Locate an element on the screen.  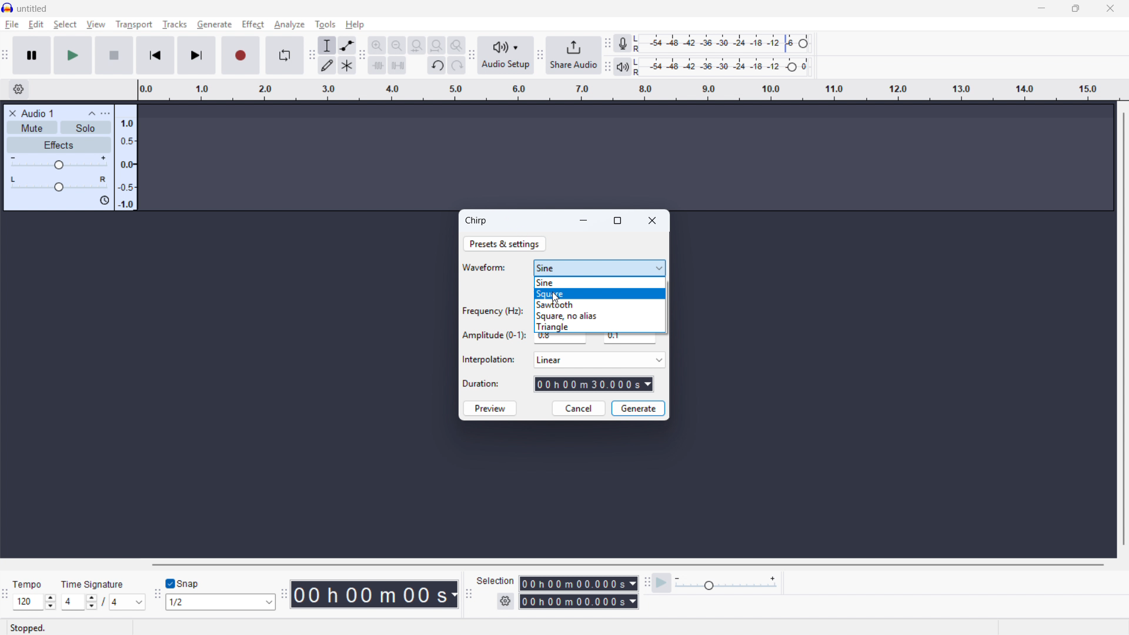
Silence audio selection  is located at coordinates (397, 65).